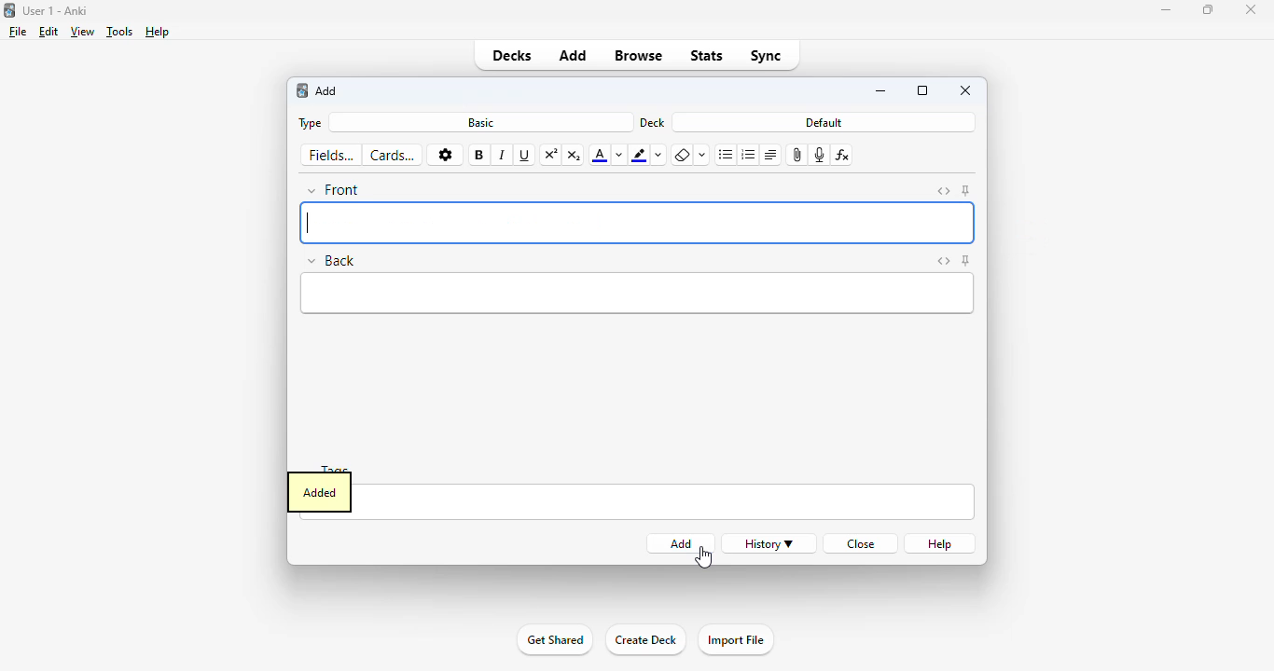 The height and width of the screenshot is (671, 1274). What do you see at coordinates (1251, 9) in the screenshot?
I see `close` at bounding box center [1251, 9].